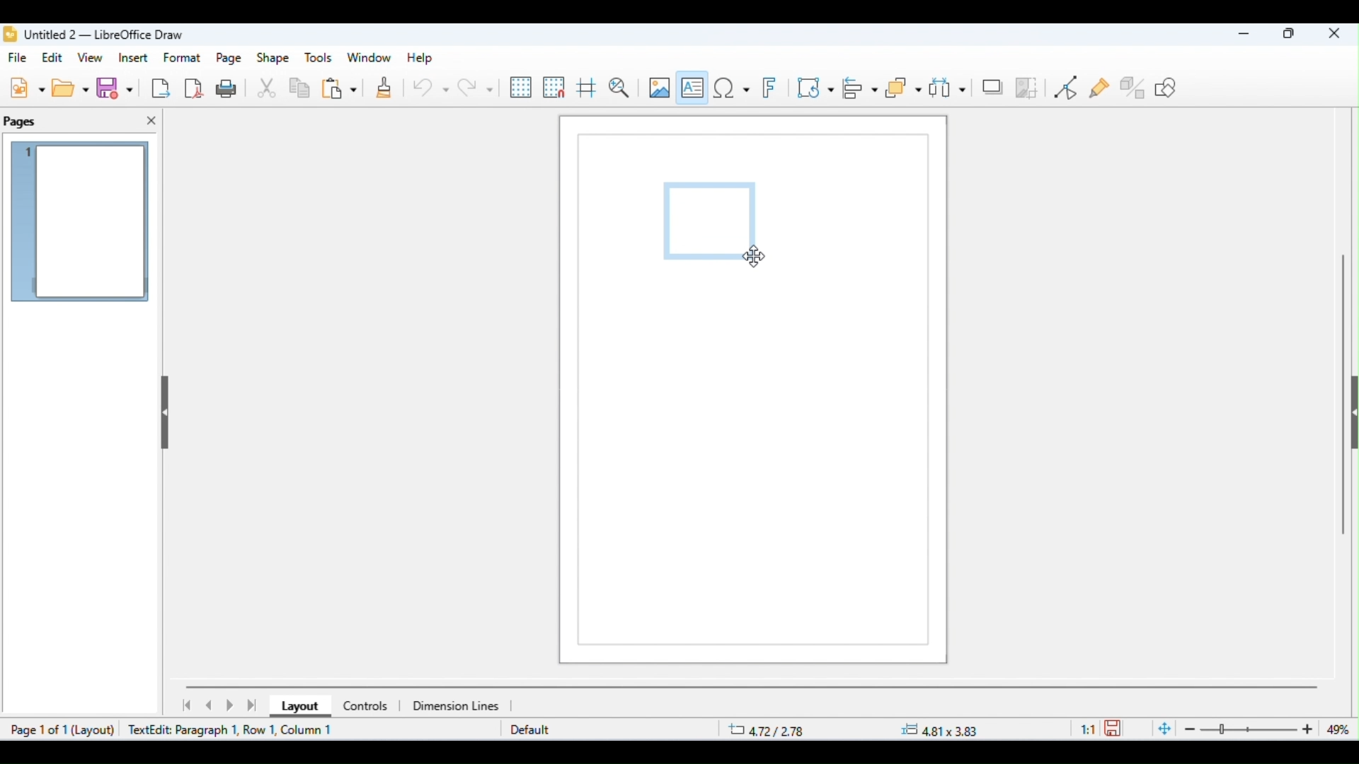  I want to click on close, so click(1334, 35).